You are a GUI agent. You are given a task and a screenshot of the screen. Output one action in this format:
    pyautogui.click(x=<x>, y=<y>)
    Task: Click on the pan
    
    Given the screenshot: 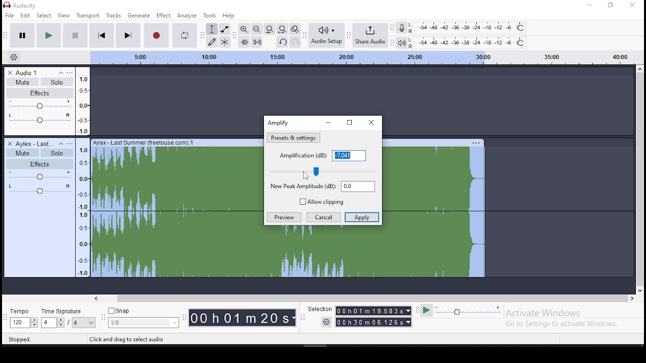 What is the action you would take?
    pyautogui.click(x=40, y=190)
    